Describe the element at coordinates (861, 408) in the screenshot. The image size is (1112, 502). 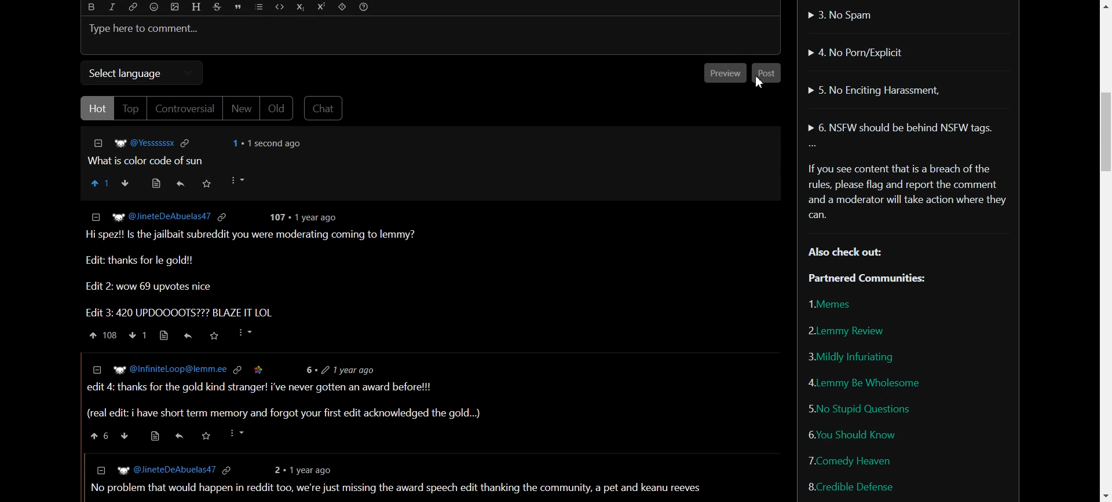
I see `No Stupid Questions` at that location.